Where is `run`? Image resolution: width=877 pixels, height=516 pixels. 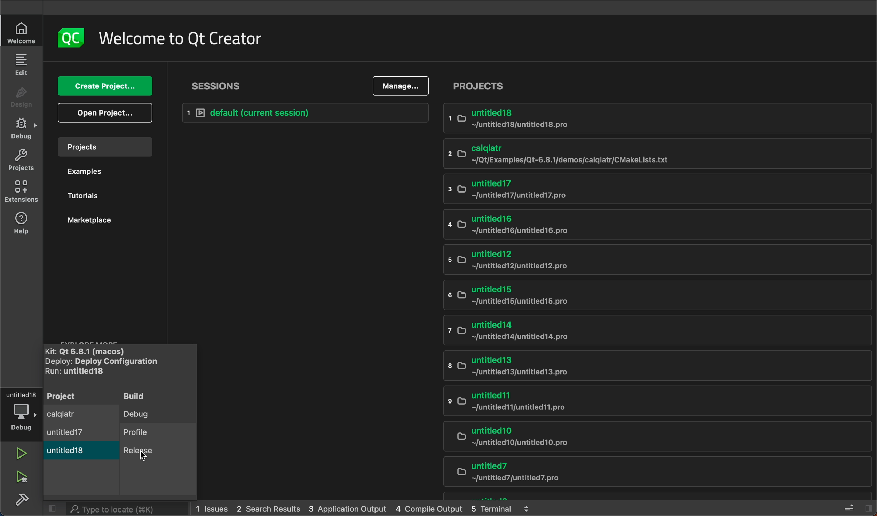 run is located at coordinates (19, 453).